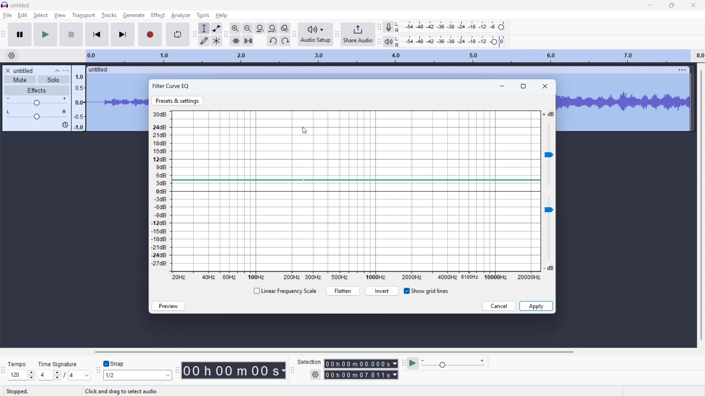 Image resolution: width=705 pixels, height=396 pixels. Describe the element at coordinates (11, 56) in the screenshot. I see `timeline settings` at that location.